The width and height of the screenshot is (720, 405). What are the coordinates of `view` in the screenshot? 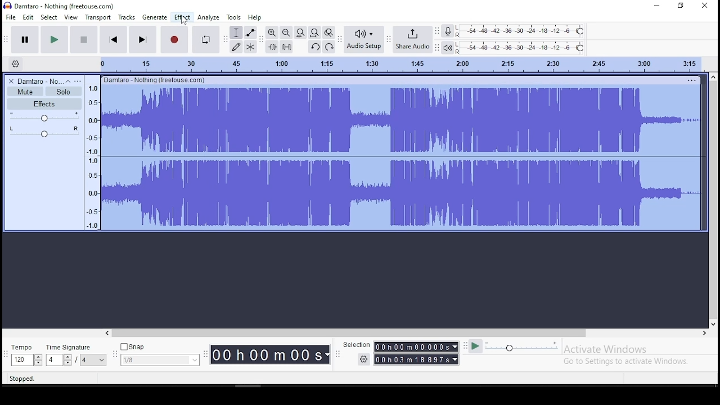 It's located at (71, 17).